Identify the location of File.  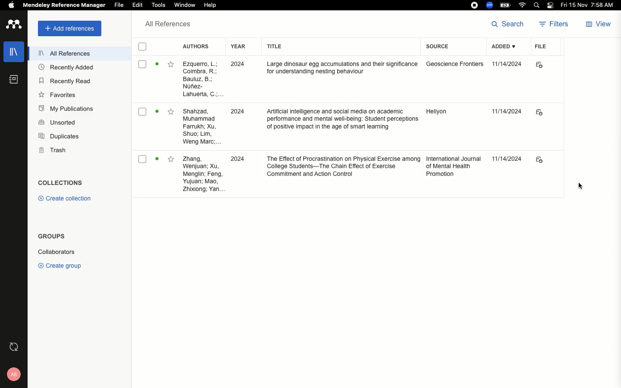
(119, 5).